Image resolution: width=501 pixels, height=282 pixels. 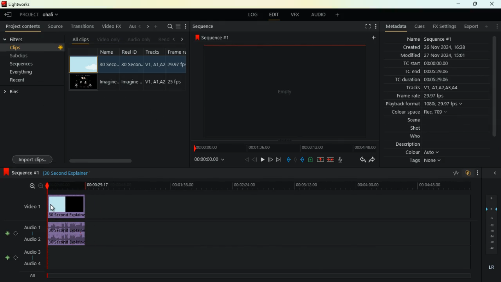 I want to click on source, so click(x=56, y=26).